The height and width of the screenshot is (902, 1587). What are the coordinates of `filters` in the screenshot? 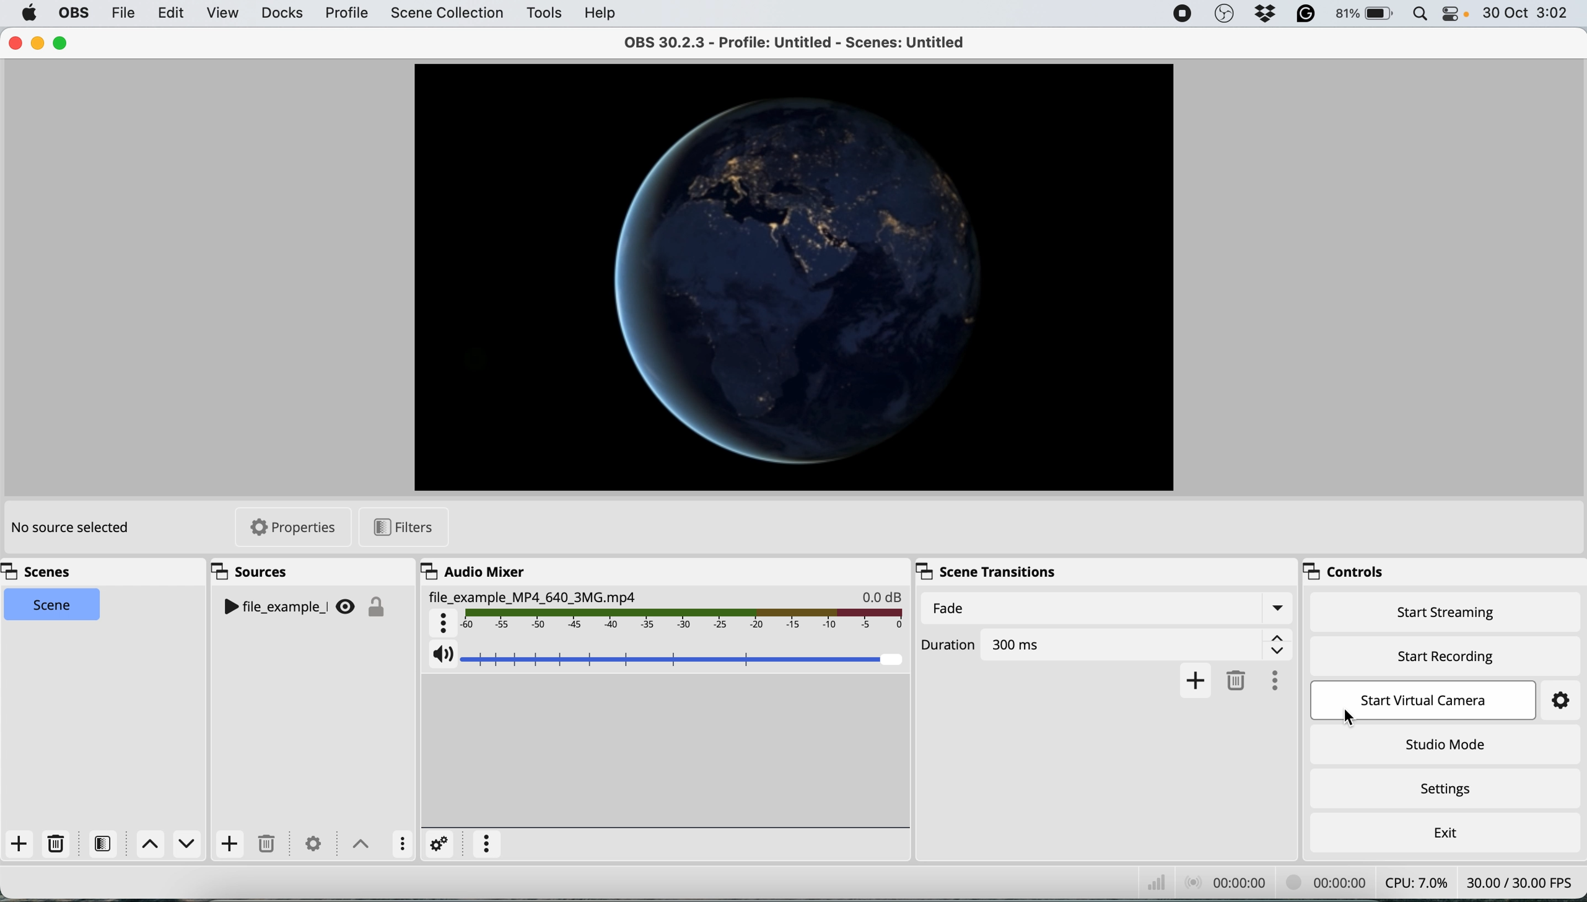 It's located at (398, 526).